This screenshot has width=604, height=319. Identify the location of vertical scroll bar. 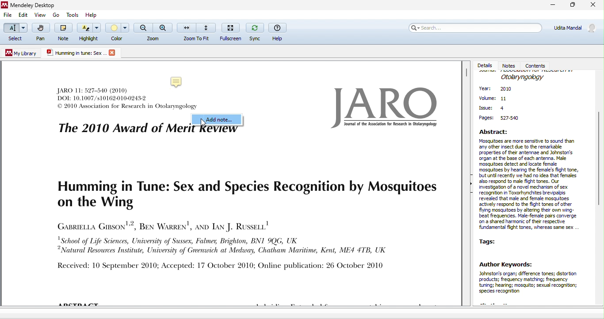
(466, 74).